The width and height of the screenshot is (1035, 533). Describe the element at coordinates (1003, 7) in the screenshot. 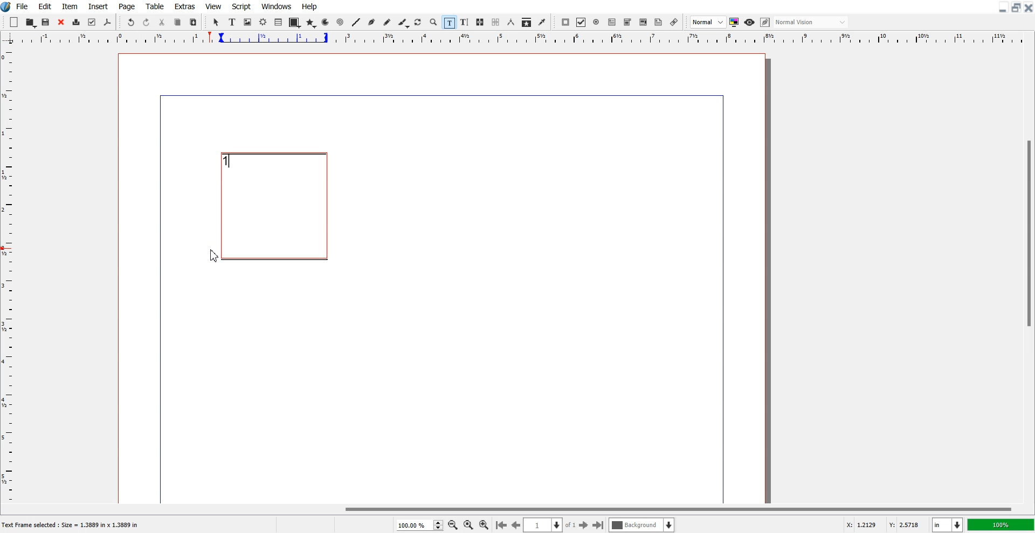

I see `Minimize` at that location.